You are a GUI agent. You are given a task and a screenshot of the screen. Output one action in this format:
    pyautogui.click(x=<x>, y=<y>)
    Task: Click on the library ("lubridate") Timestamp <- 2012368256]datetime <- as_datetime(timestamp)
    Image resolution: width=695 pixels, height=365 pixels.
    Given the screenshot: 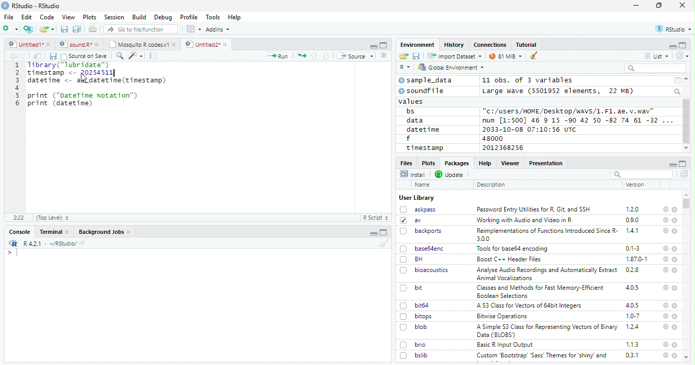 What is the action you would take?
    pyautogui.click(x=96, y=73)
    